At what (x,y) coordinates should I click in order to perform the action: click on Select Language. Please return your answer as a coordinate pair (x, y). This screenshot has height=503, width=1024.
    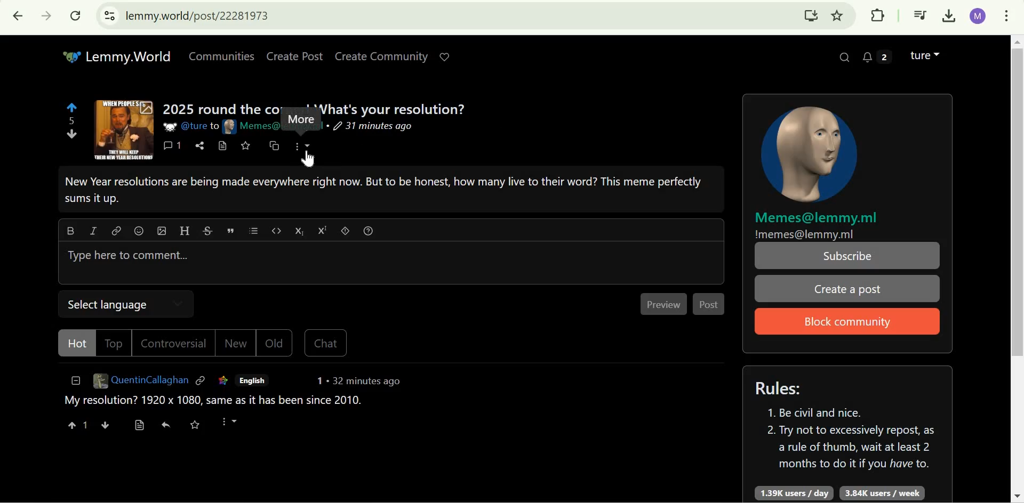
    Looking at the image, I should click on (128, 306).